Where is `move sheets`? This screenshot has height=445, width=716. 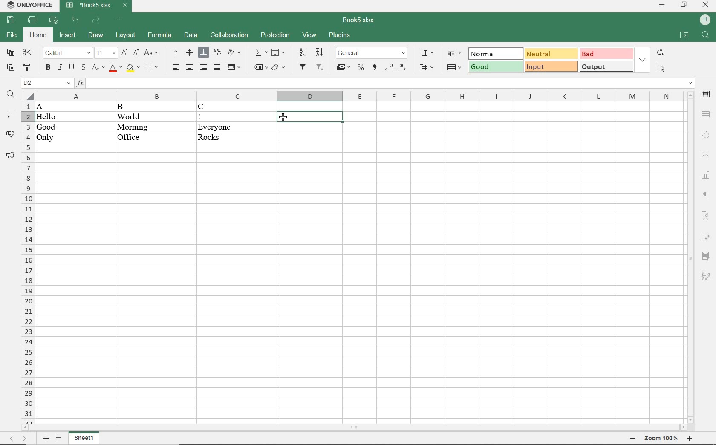 move sheets is located at coordinates (21, 439).